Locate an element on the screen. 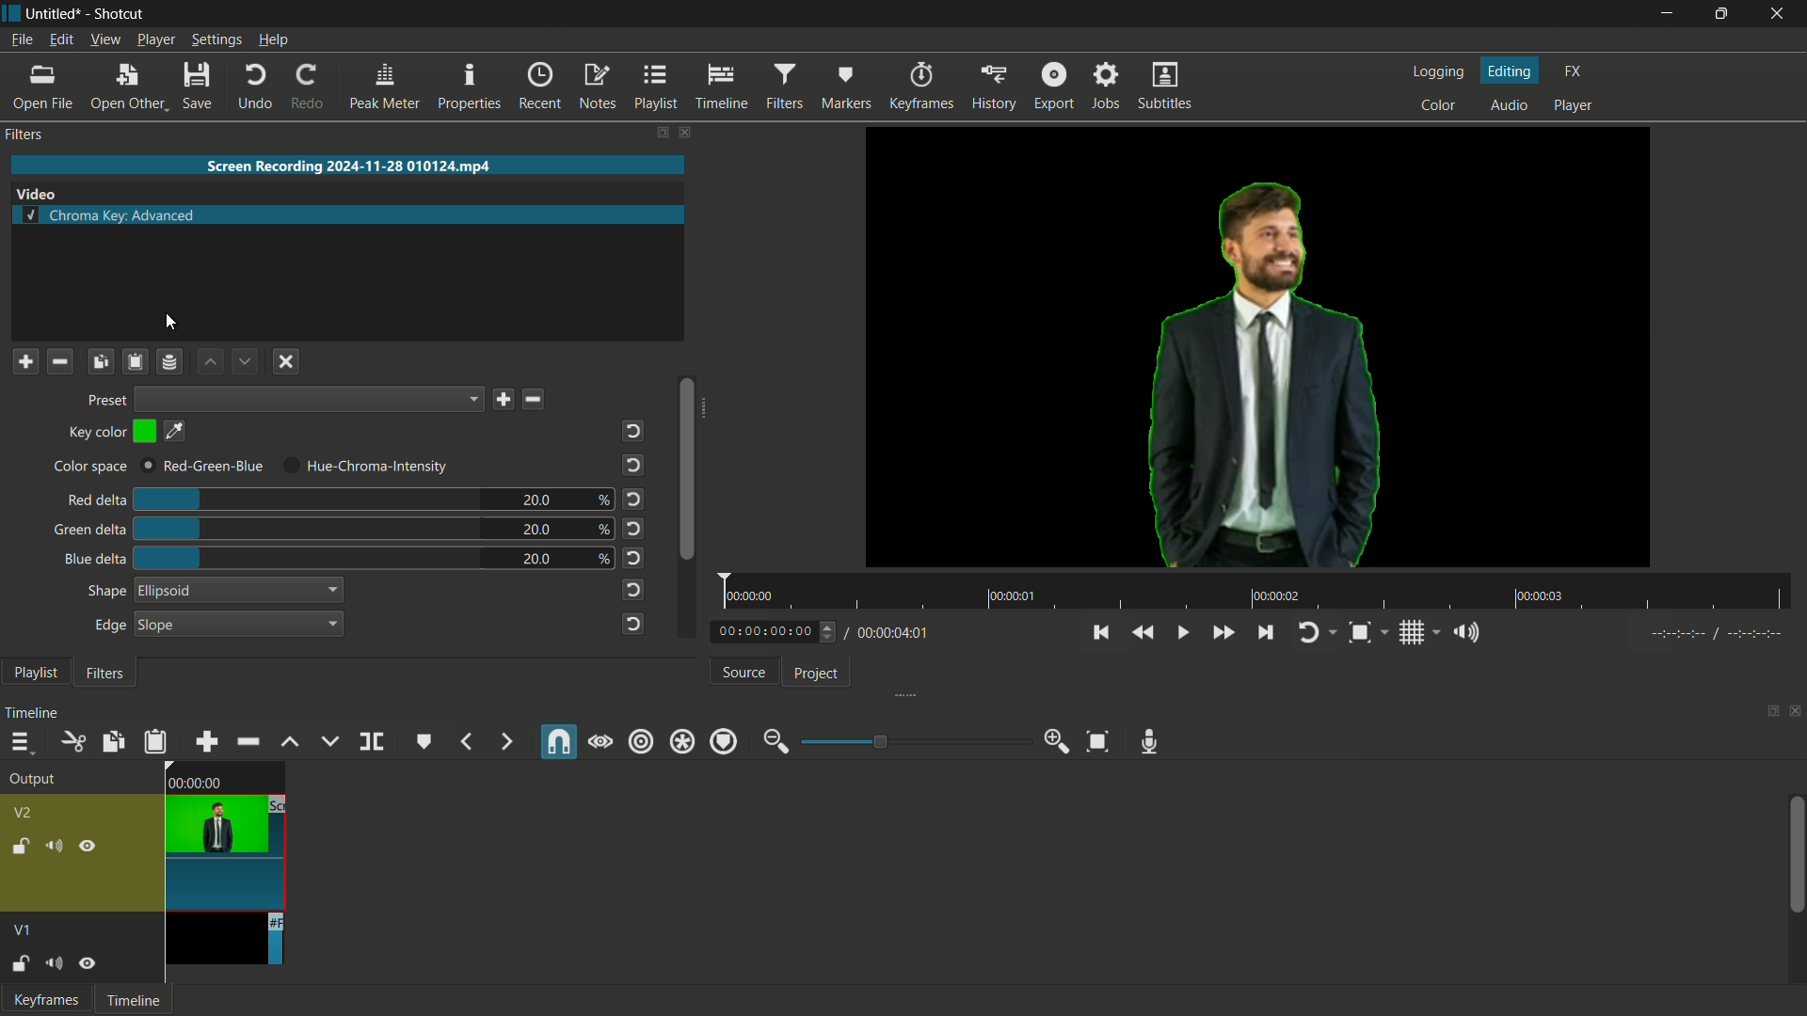 The width and height of the screenshot is (1807, 1016). % is located at coordinates (602, 562).